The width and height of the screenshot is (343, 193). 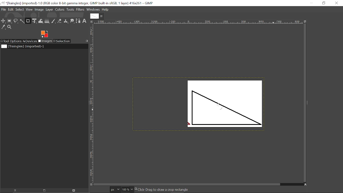 What do you see at coordinates (132, 190) in the screenshot?
I see `Zoom options` at bounding box center [132, 190].